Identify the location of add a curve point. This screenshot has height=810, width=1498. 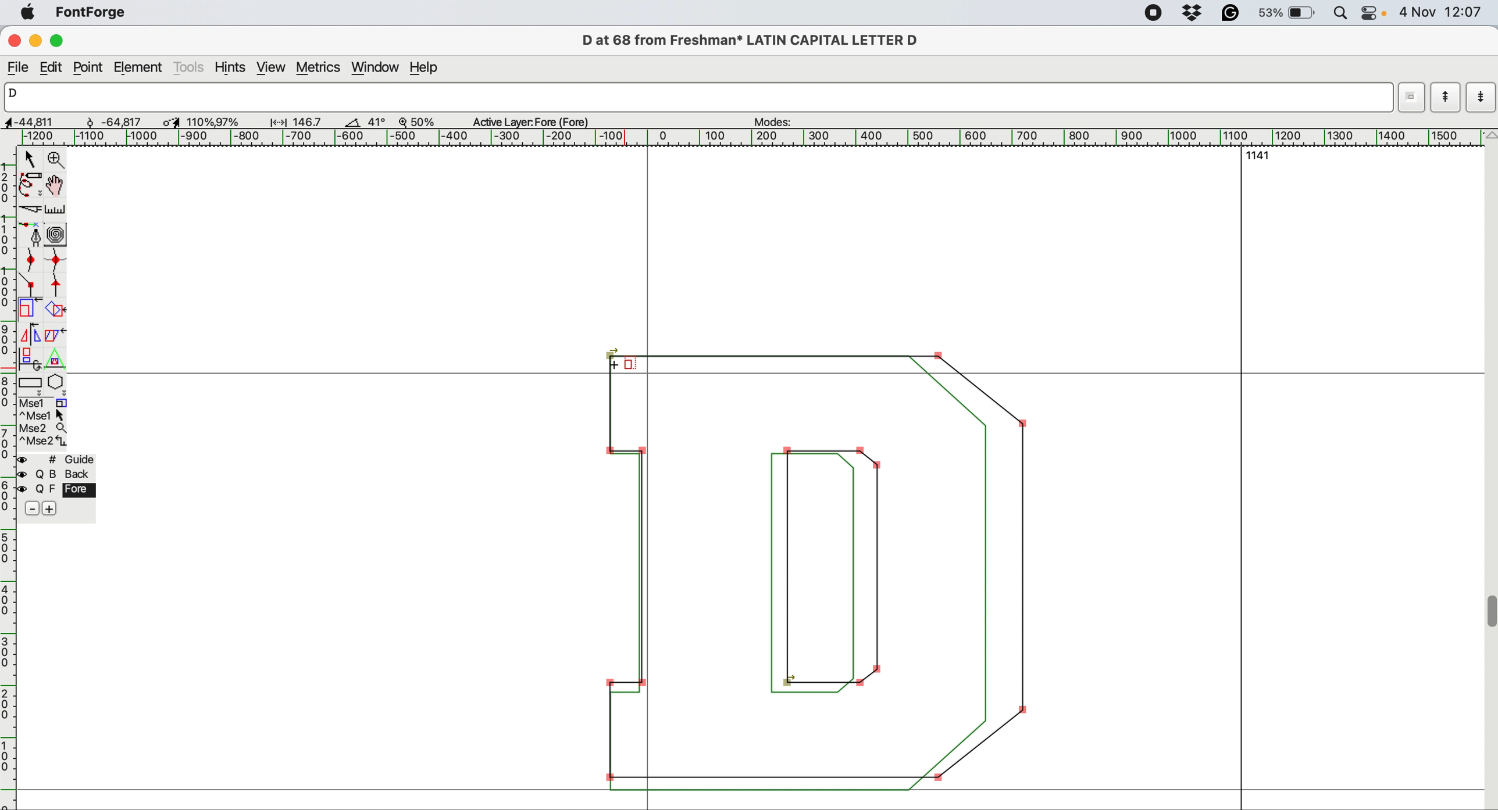
(28, 261).